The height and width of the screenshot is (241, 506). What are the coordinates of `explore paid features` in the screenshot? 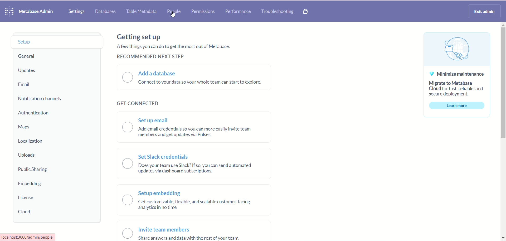 It's located at (306, 11).